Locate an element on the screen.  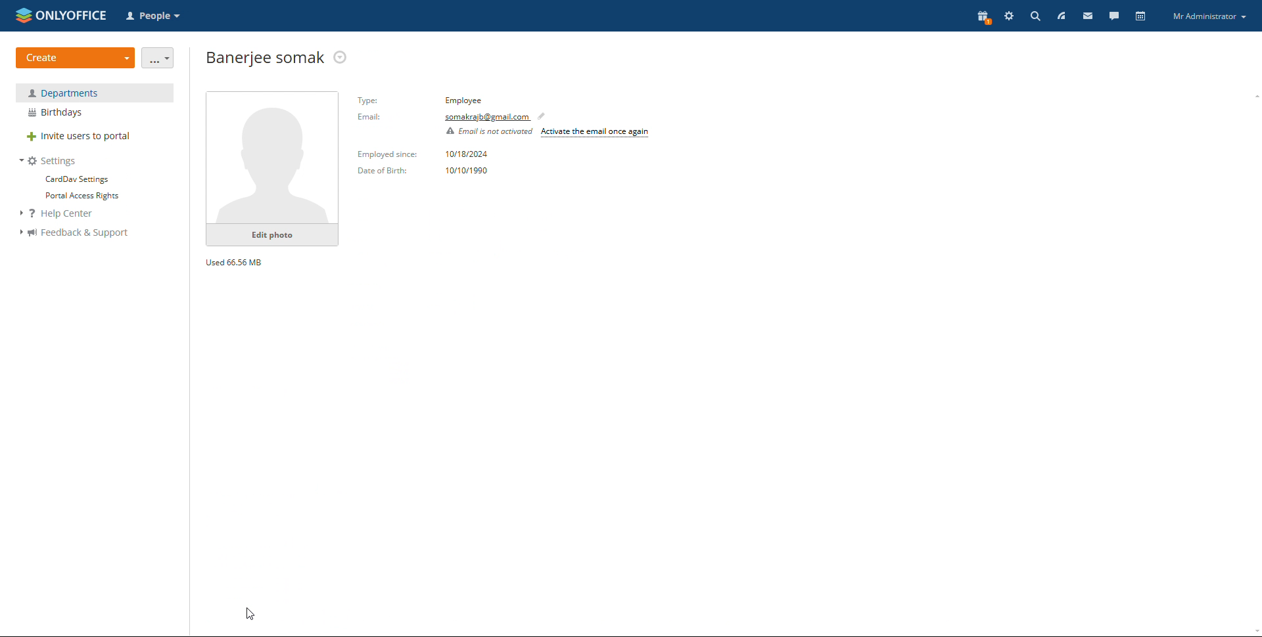
logo is located at coordinates (61, 14).